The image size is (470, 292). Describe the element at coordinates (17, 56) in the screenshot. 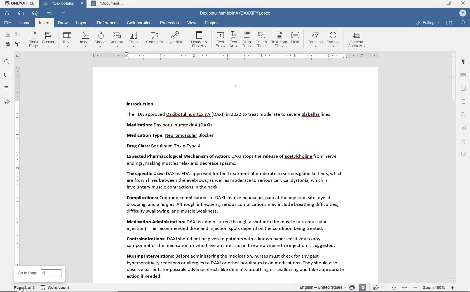

I see `tab group` at that location.